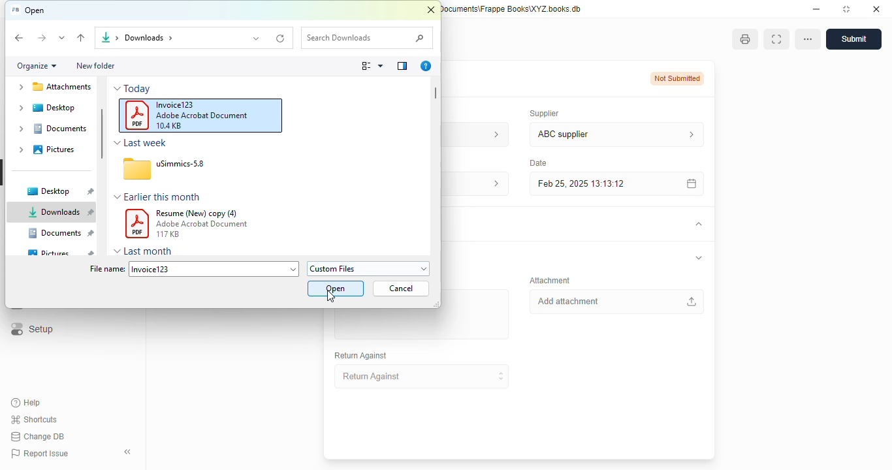 The height and width of the screenshot is (470, 892). Describe the element at coordinates (41, 39) in the screenshot. I see `forward` at that location.